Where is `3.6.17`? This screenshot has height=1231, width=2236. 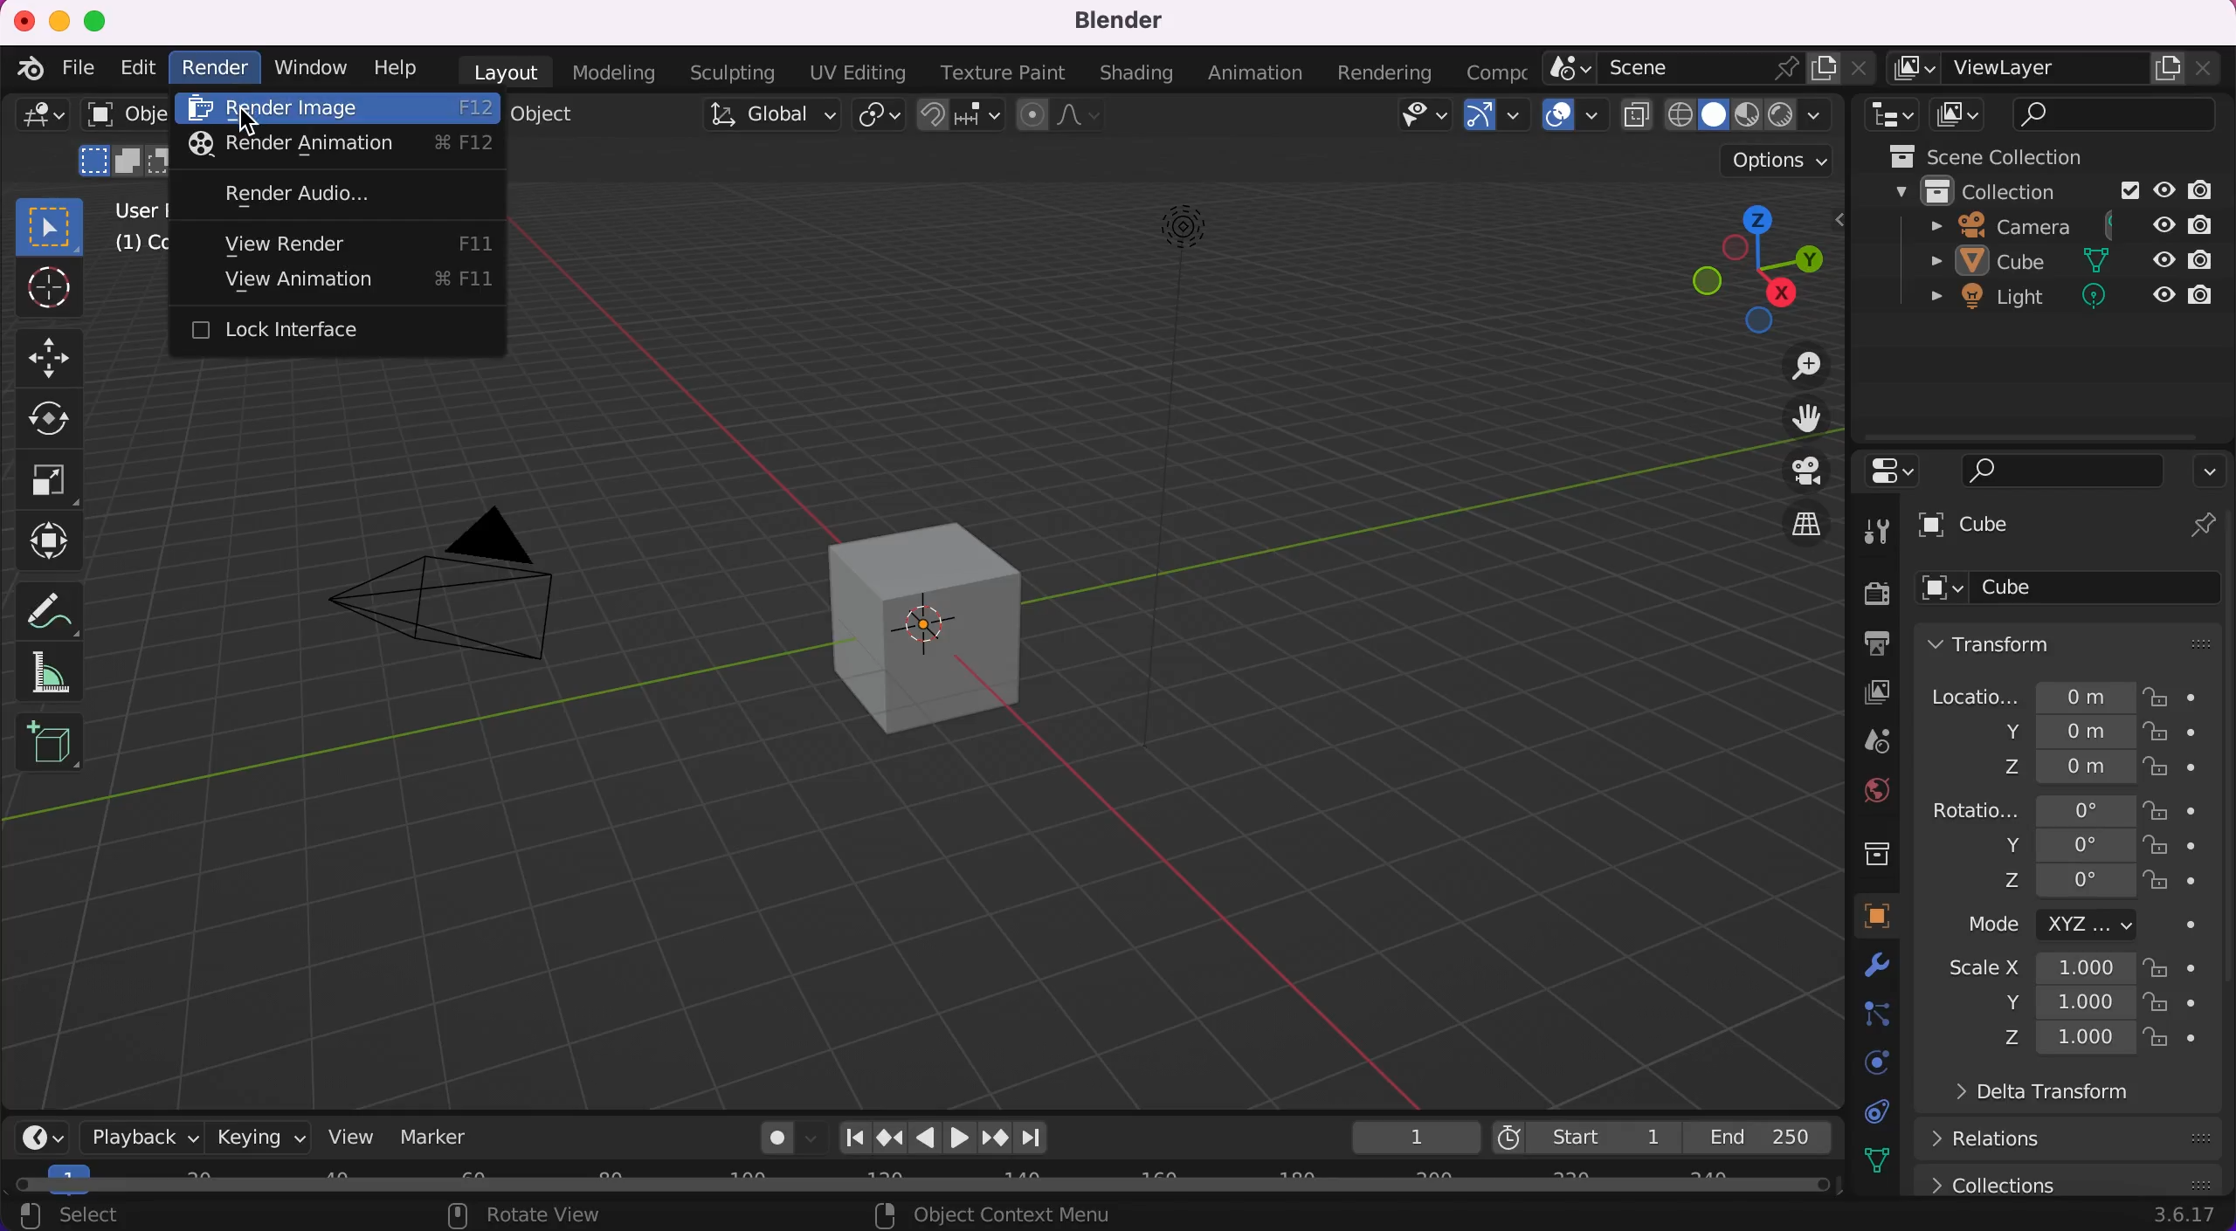
3.6.17 is located at coordinates (2184, 1218).